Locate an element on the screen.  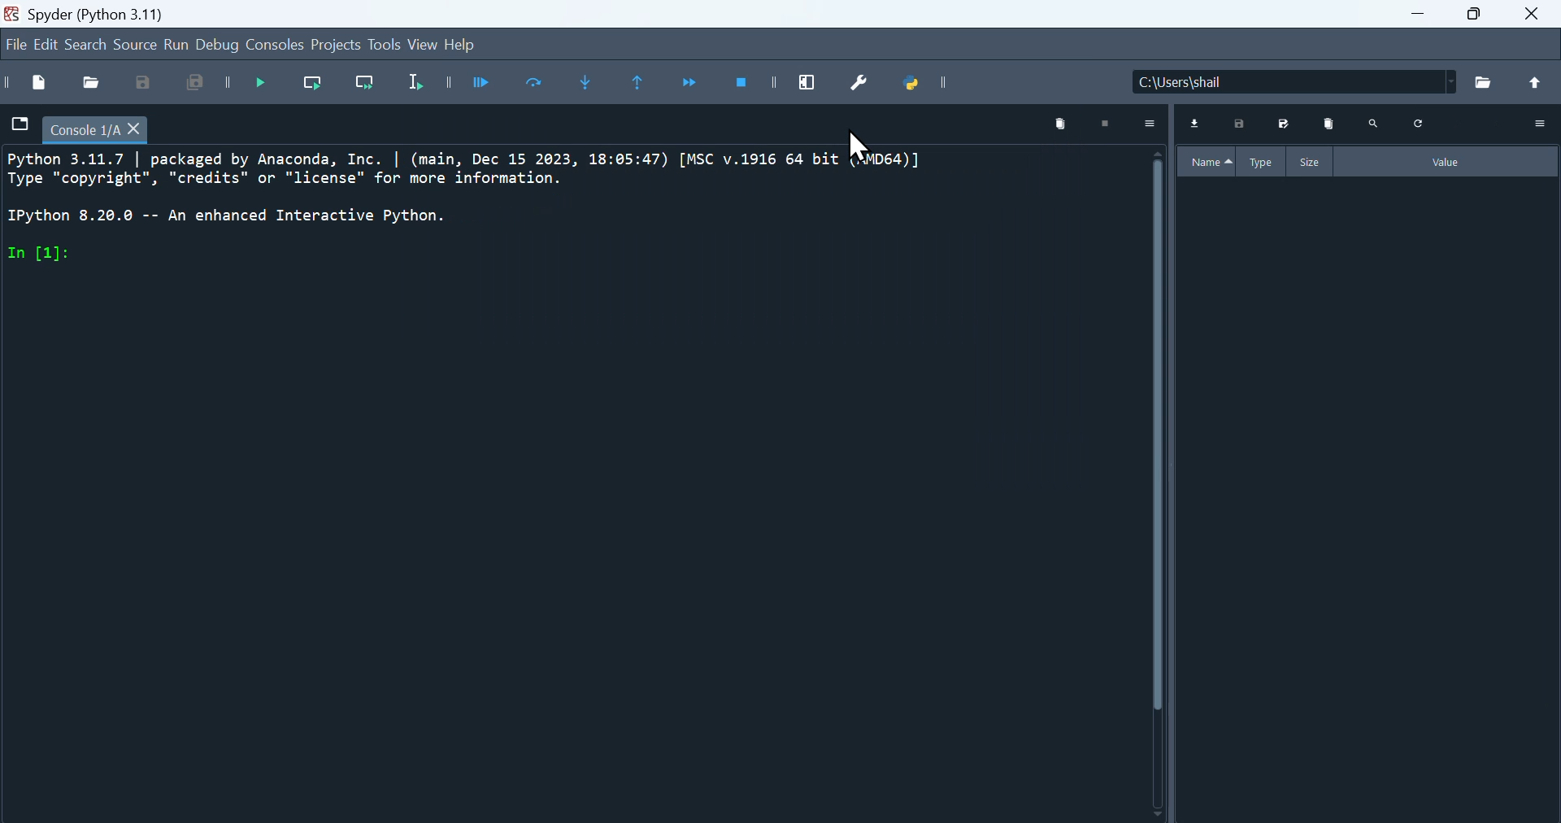
Save all is located at coordinates (202, 85).